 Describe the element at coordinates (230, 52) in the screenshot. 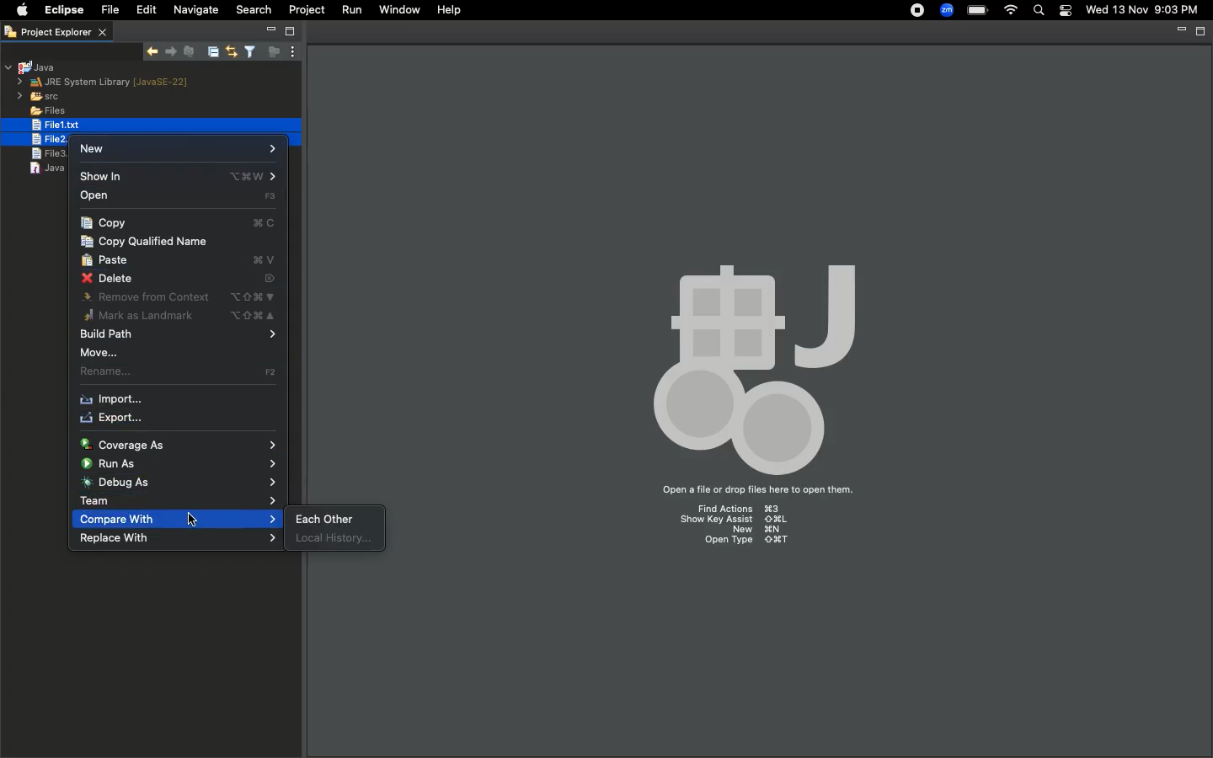

I see `Link with editor` at that location.